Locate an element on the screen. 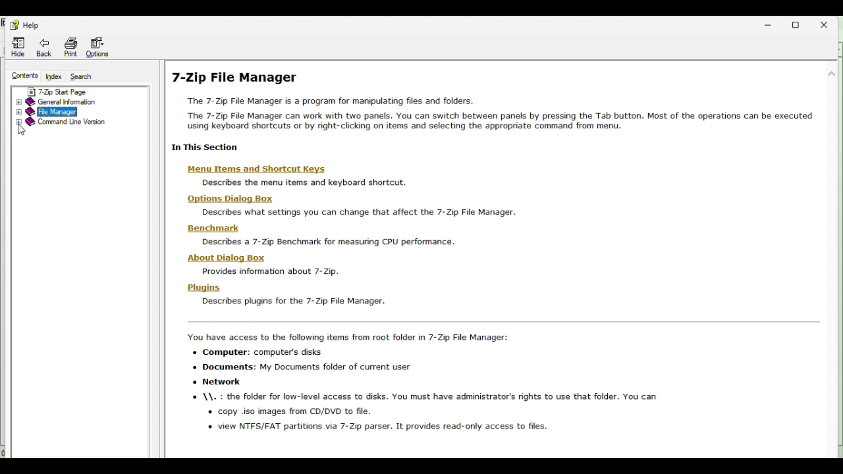  Hons Dia is located at coordinates (224, 198).